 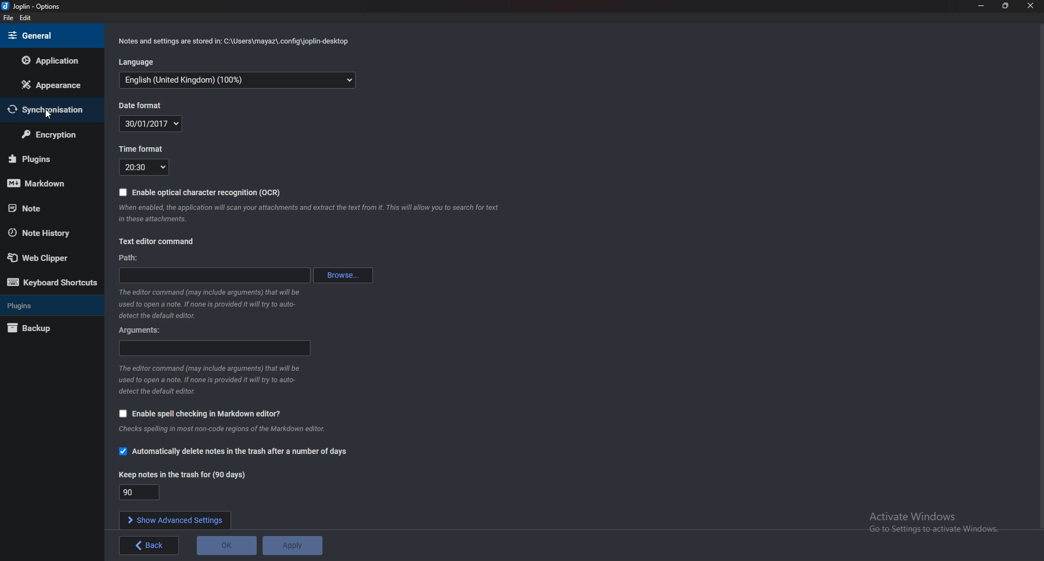 What do you see at coordinates (293, 545) in the screenshot?
I see `Apply` at bounding box center [293, 545].